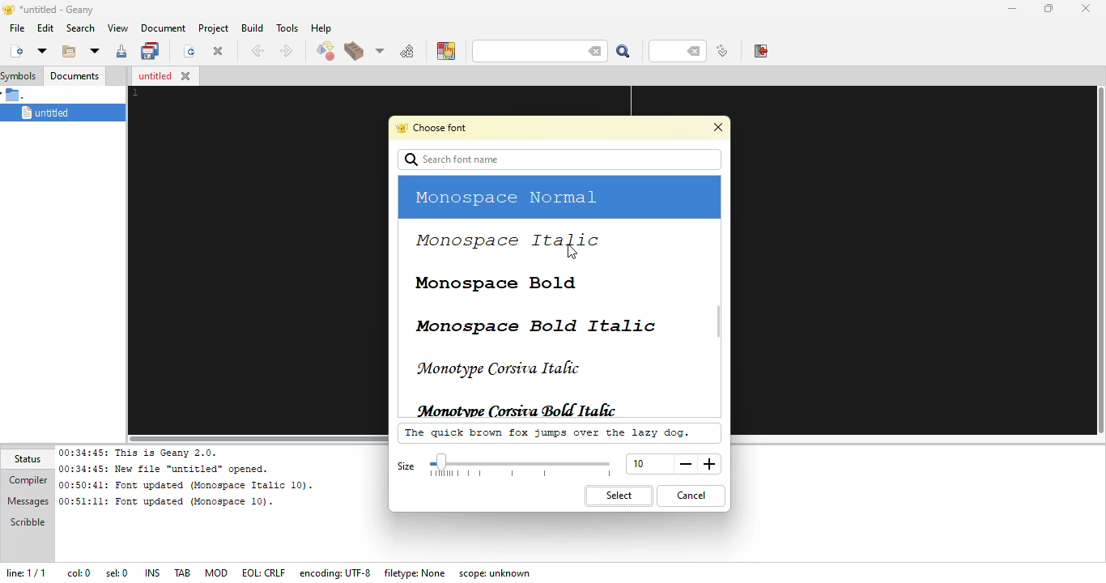  What do you see at coordinates (498, 573) in the screenshot?
I see `scope: unknown` at bounding box center [498, 573].